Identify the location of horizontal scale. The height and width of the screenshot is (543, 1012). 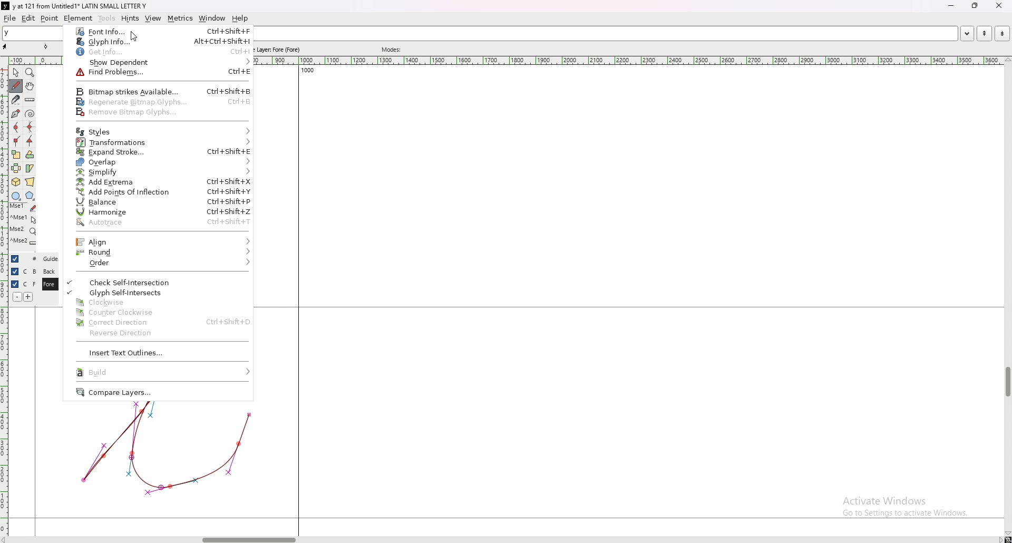
(628, 61).